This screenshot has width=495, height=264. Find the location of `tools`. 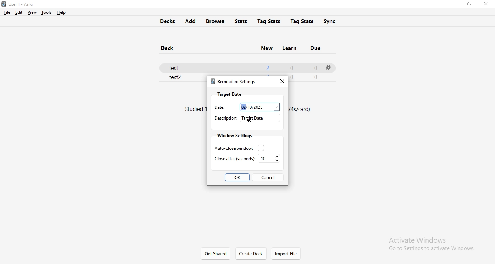

tools is located at coordinates (45, 12).